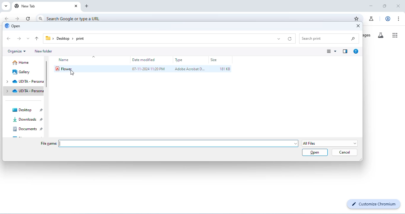  Describe the element at coordinates (330, 38) in the screenshot. I see `search within current folder` at that location.